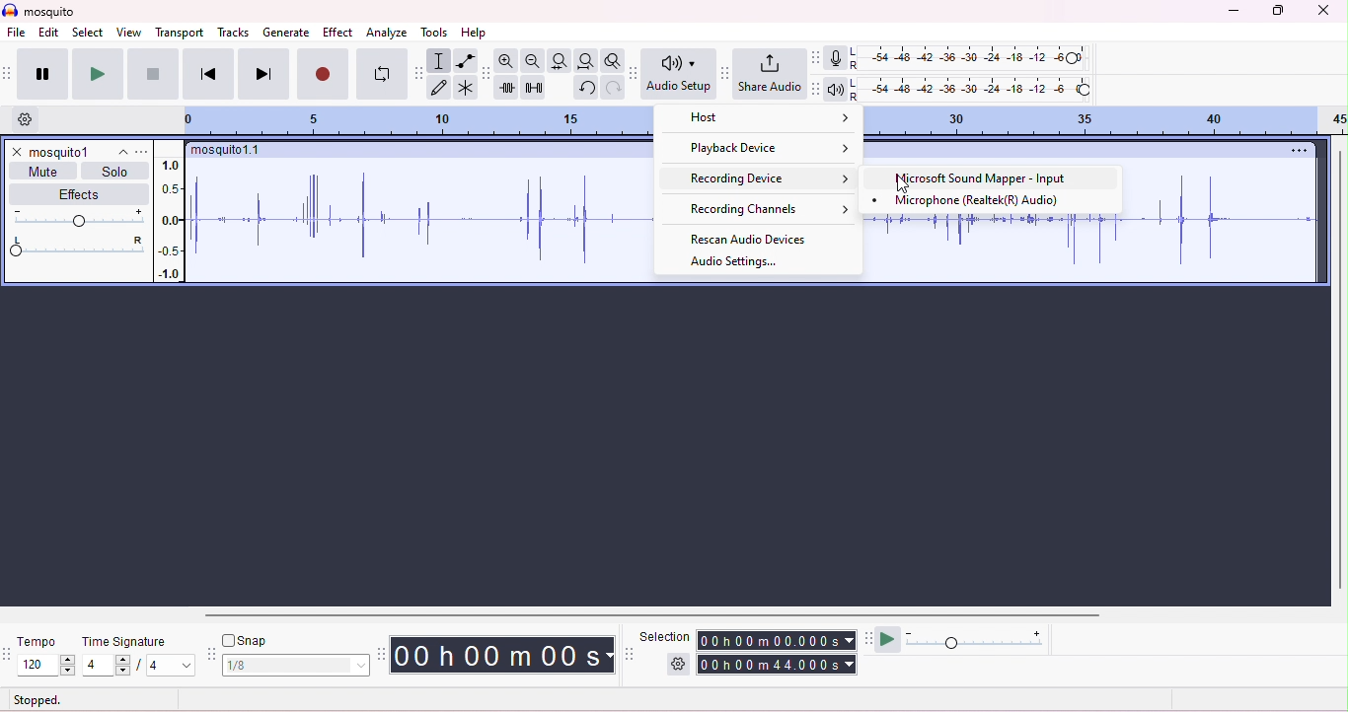  What do you see at coordinates (631, 654) in the screenshot?
I see `selection tool bar` at bounding box center [631, 654].